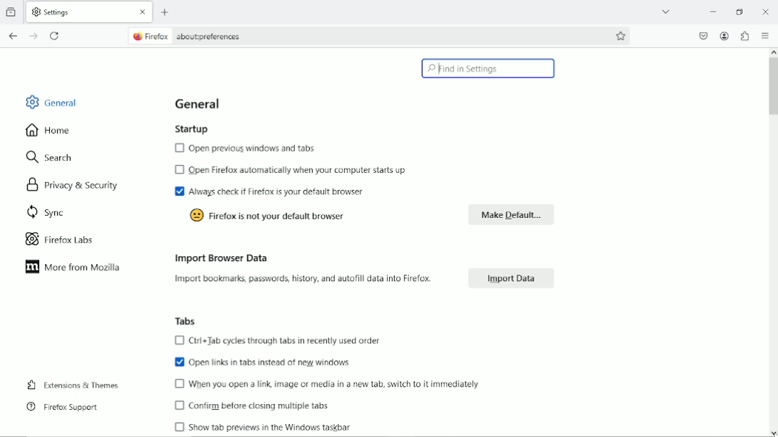  I want to click on Cursor, so click(771, 433).